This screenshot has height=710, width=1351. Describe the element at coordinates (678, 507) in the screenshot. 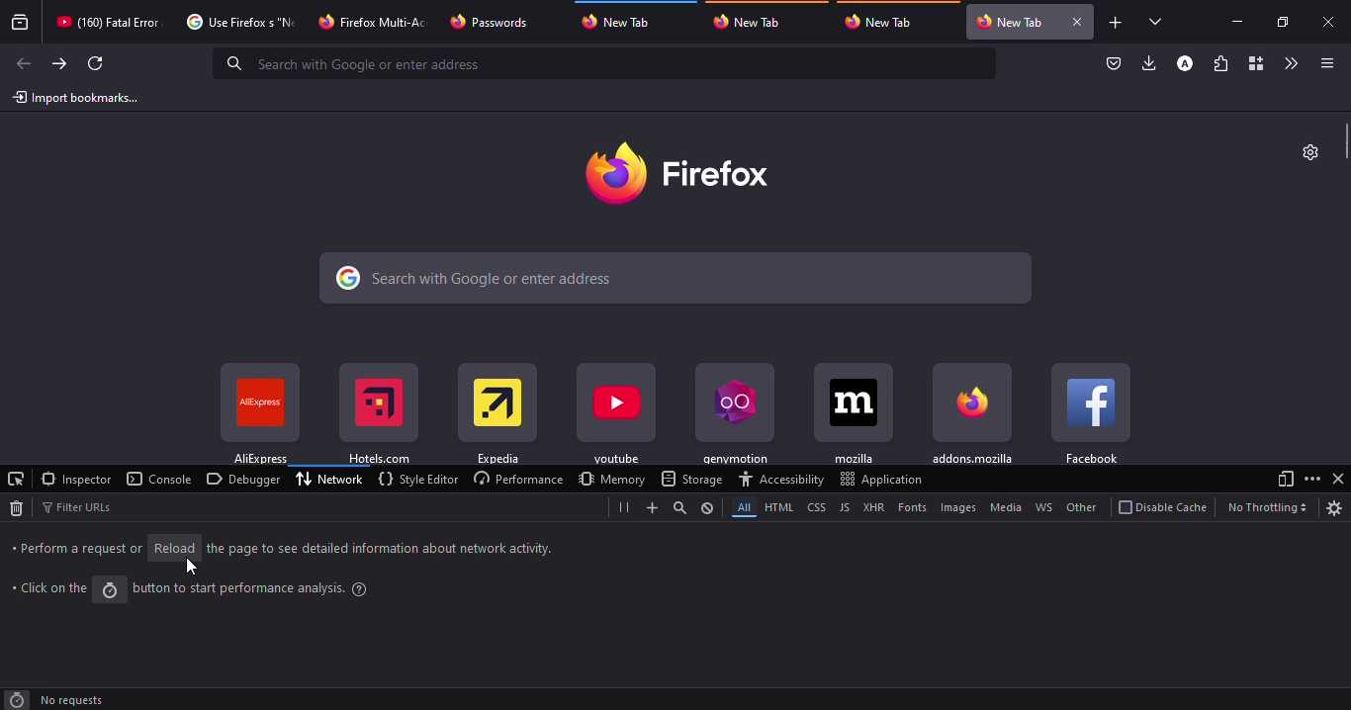

I see `search` at that location.